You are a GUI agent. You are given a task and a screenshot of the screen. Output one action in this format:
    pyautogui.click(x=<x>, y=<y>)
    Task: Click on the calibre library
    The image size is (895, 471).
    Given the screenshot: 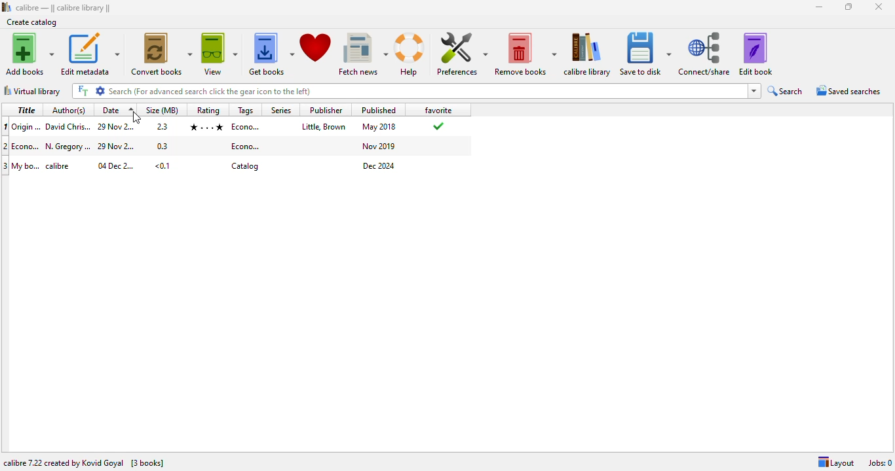 What is the action you would take?
    pyautogui.click(x=62, y=7)
    